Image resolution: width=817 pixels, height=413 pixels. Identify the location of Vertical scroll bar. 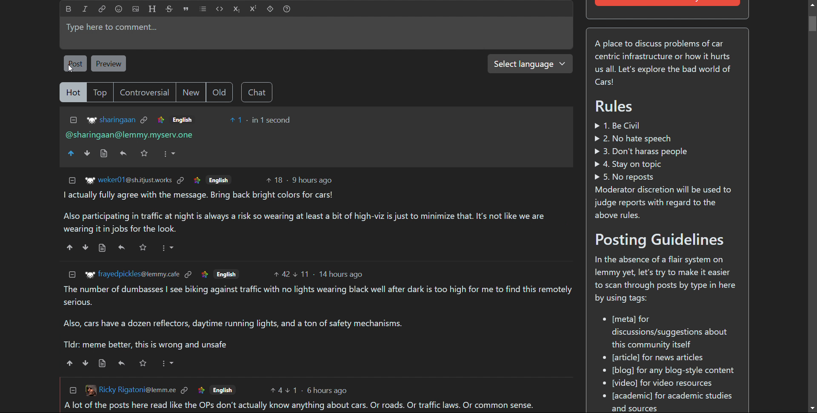
(812, 24).